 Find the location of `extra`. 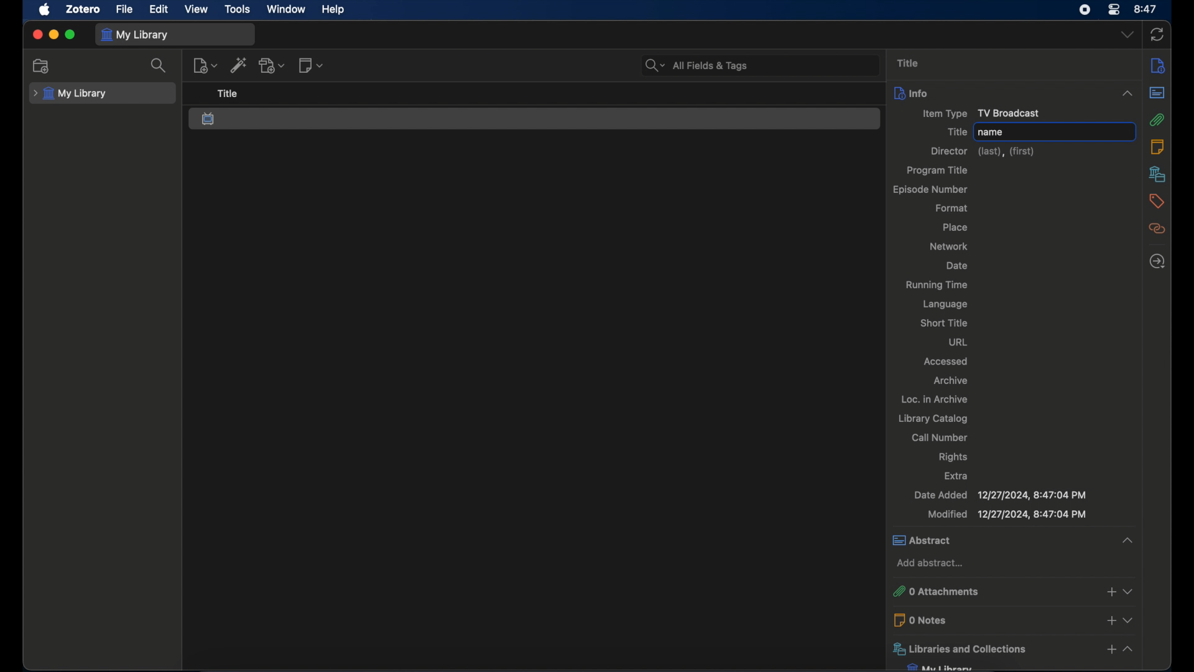

extra is located at coordinates (955, 475).